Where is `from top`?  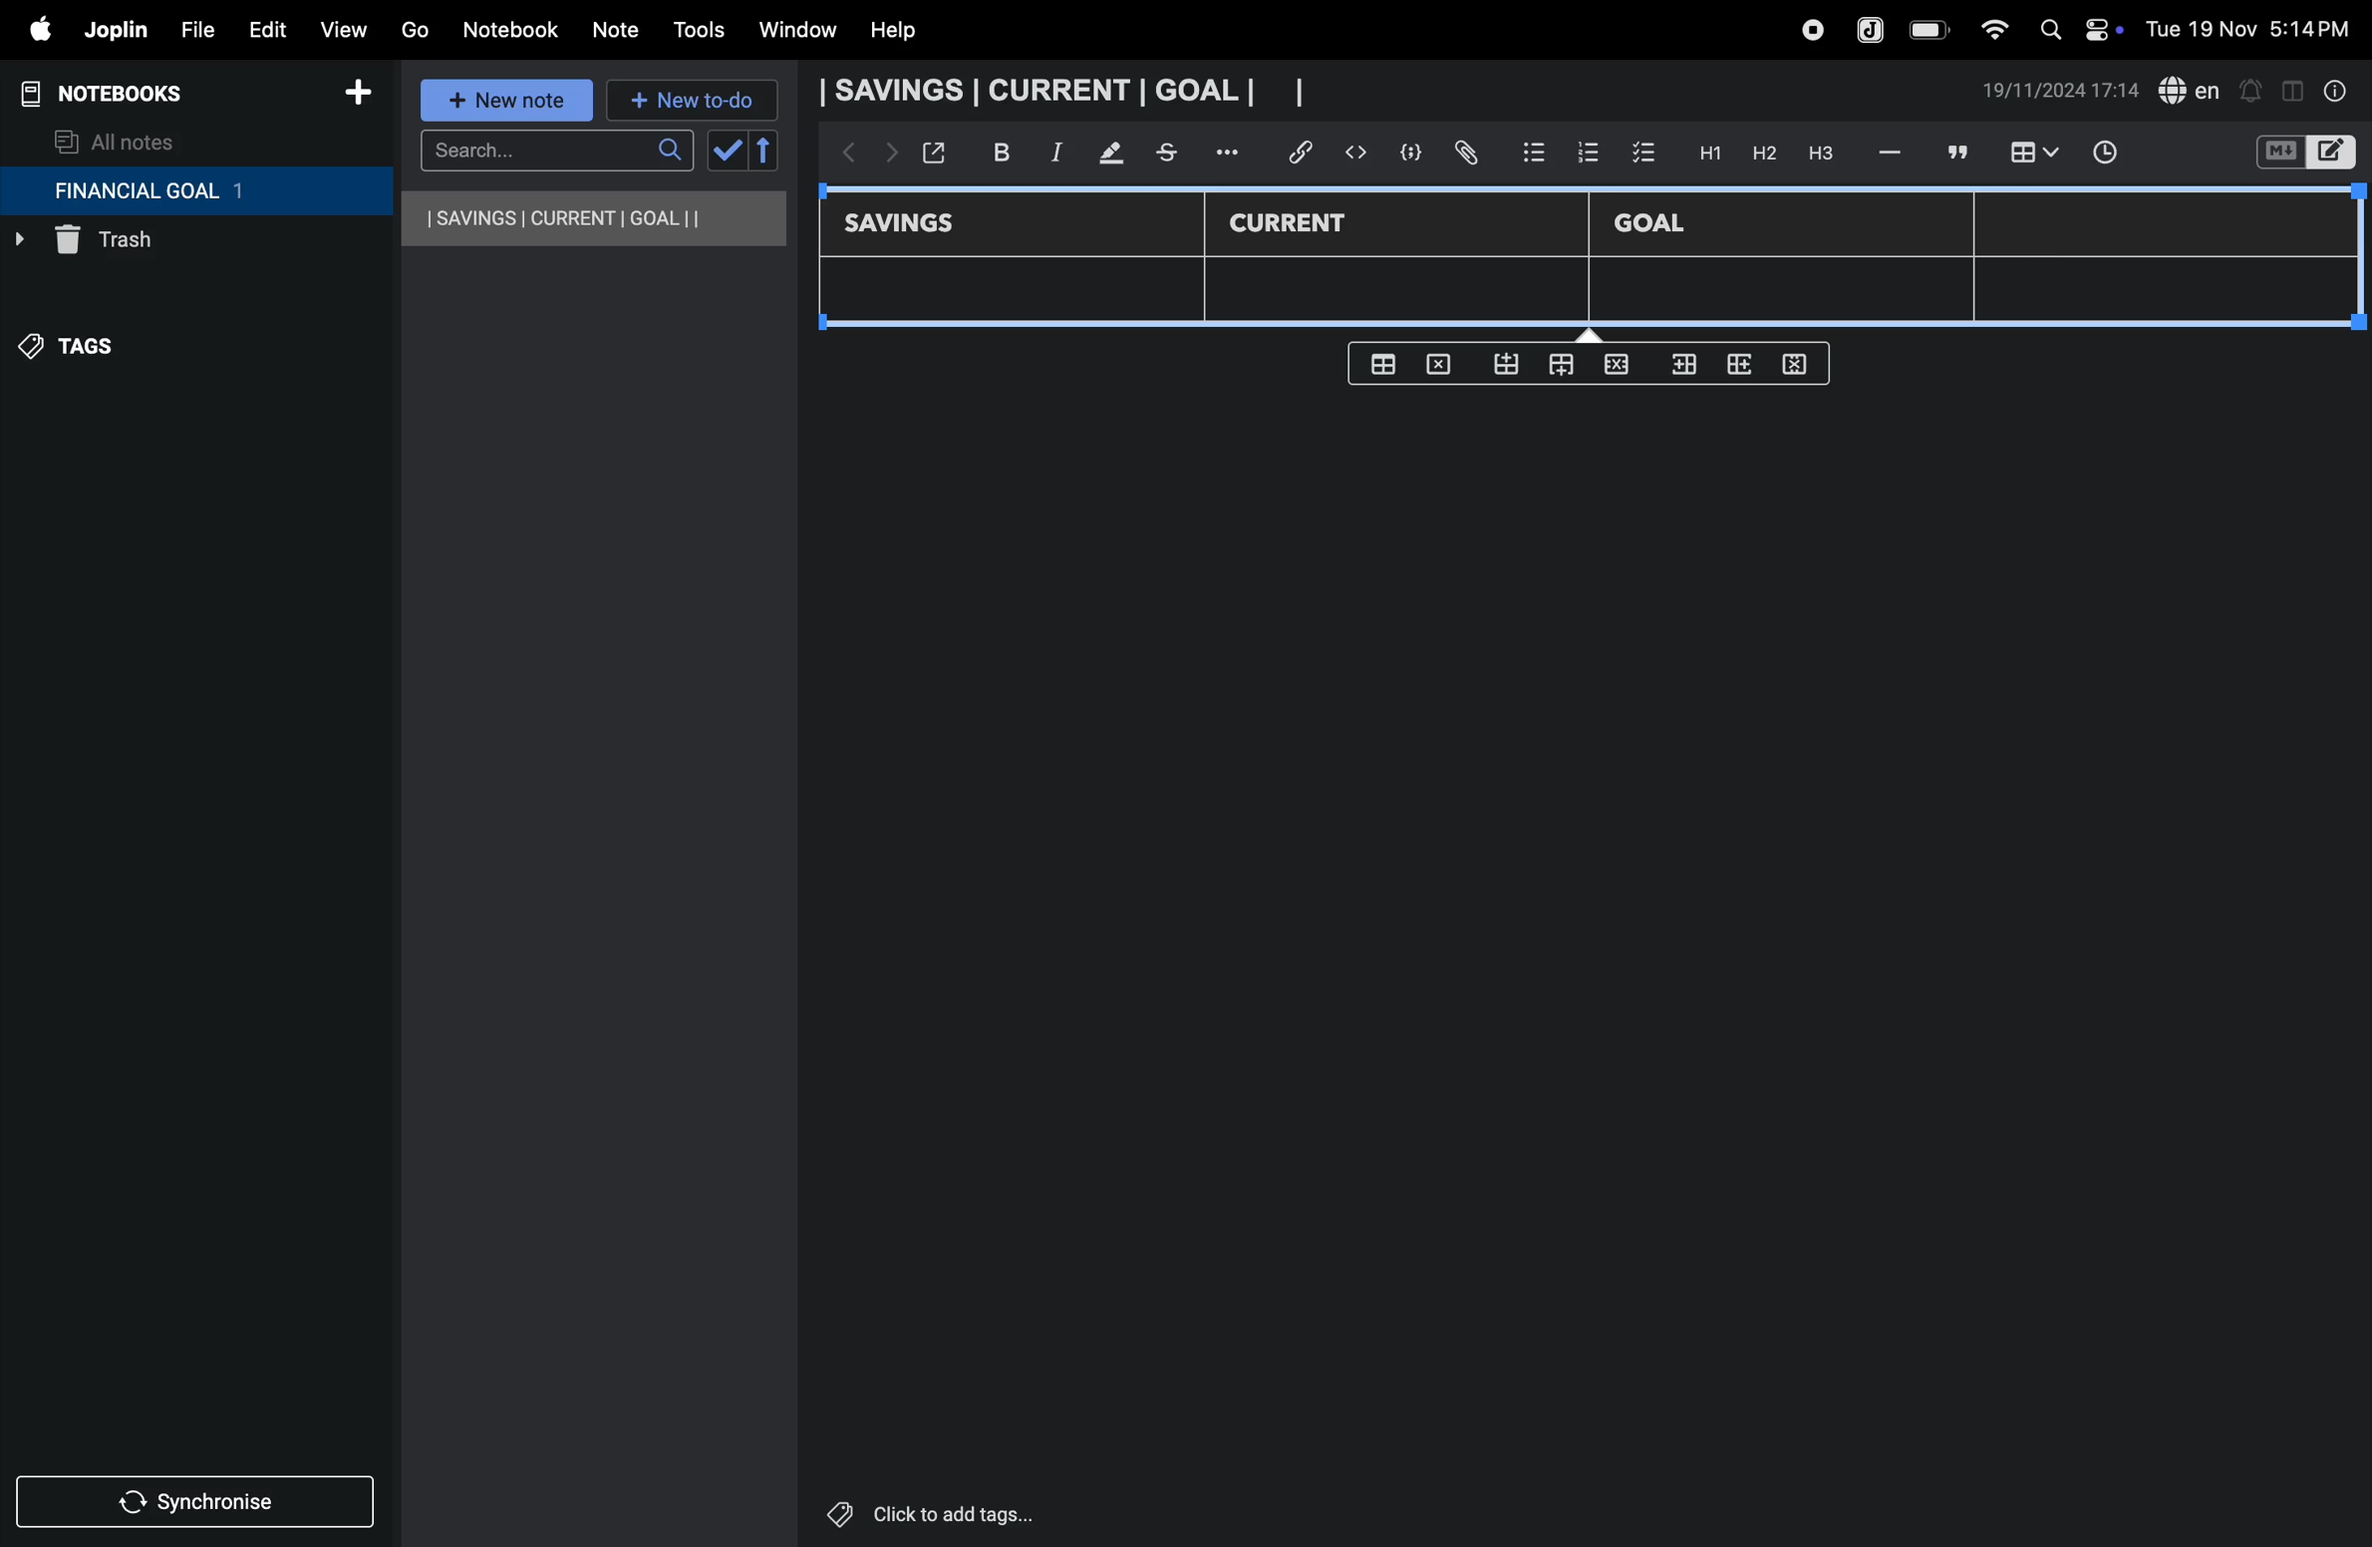
from top is located at coordinates (1557, 367).